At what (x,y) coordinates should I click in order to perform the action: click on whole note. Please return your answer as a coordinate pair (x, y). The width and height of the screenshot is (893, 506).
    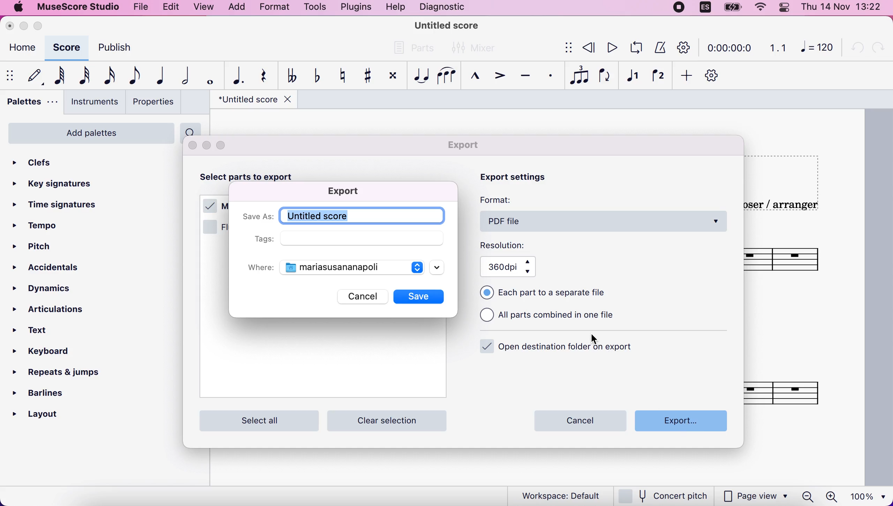
    Looking at the image, I should click on (208, 75).